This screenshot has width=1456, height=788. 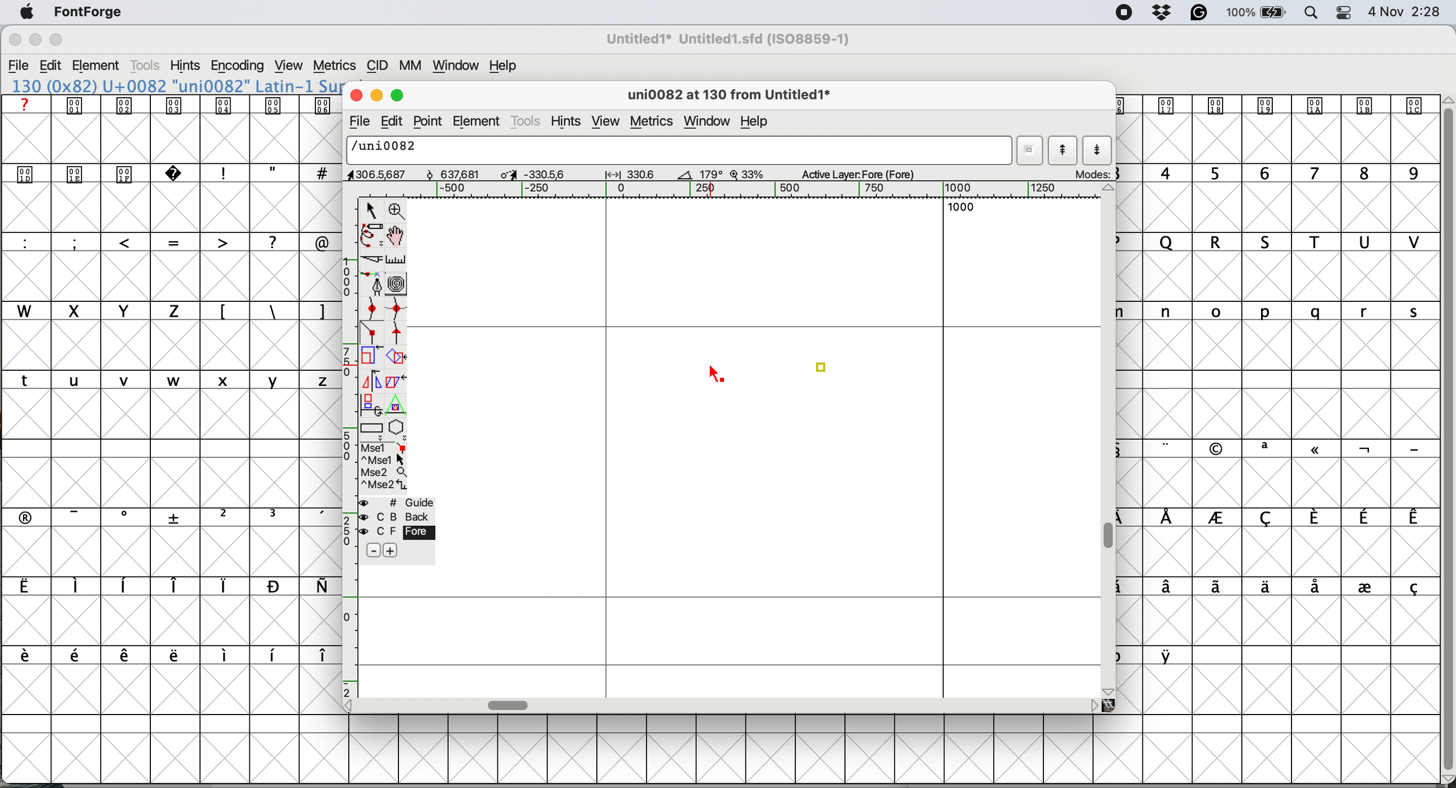 What do you see at coordinates (606, 122) in the screenshot?
I see `view` at bounding box center [606, 122].